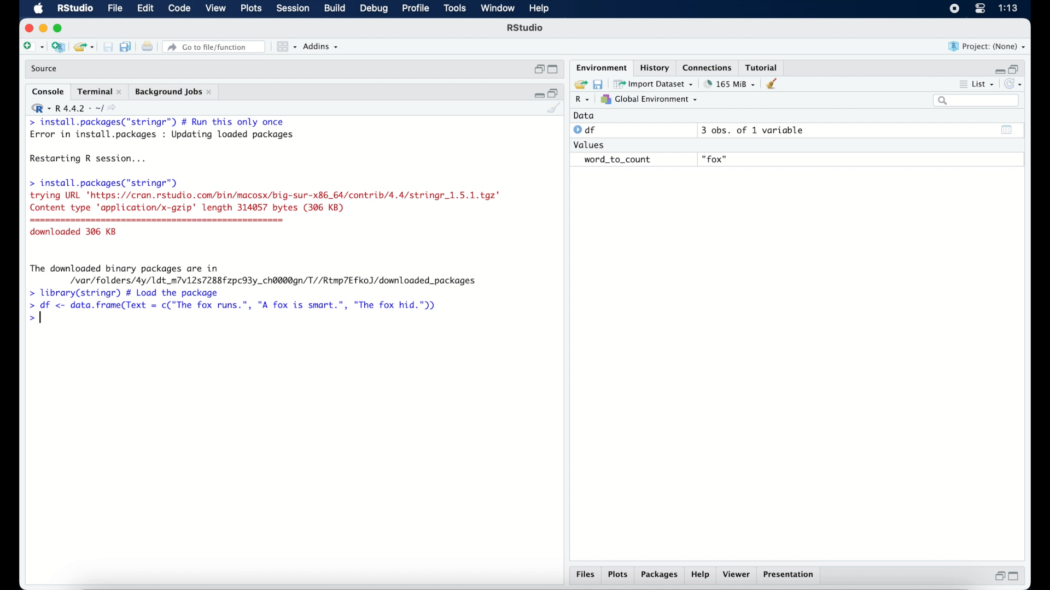  I want to click on import dataset, so click(654, 84).